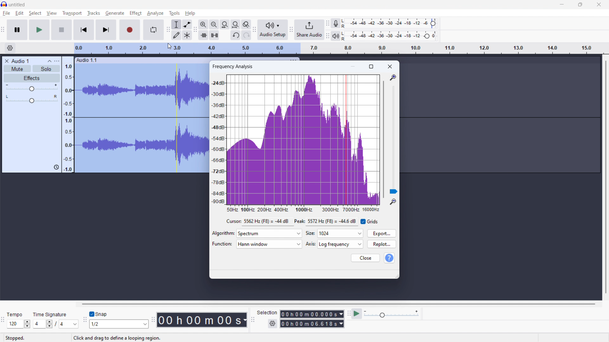 The width and height of the screenshot is (609, 342). Describe the element at coordinates (233, 221) in the screenshot. I see `Cursor` at that location.